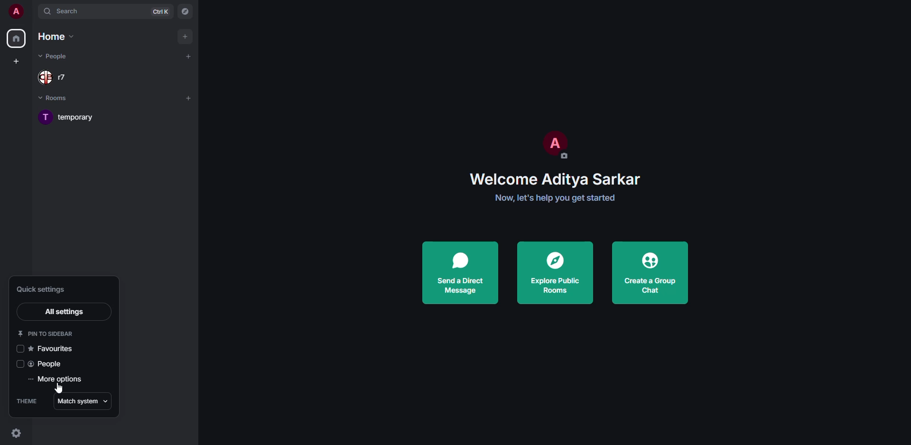 This screenshot has height=445, width=911. Describe the element at coordinates (16, 11) in the screenshot. I see `profile` at that location.